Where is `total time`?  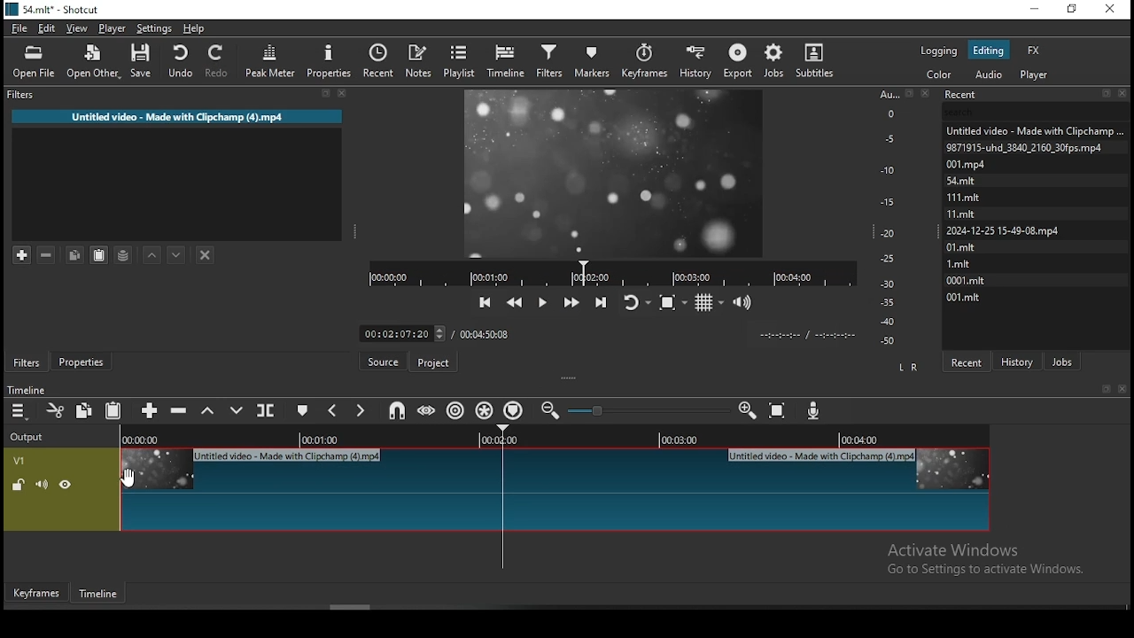 total time is located at coordinates (486, 333).